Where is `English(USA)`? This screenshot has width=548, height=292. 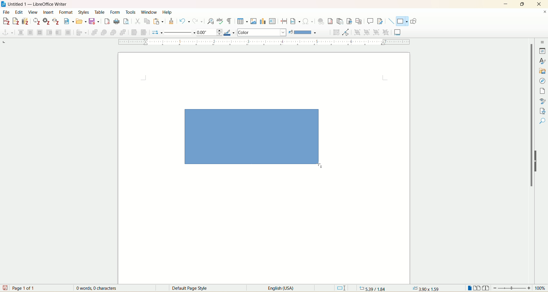
English(USA) is located at coordinates (277, 288).